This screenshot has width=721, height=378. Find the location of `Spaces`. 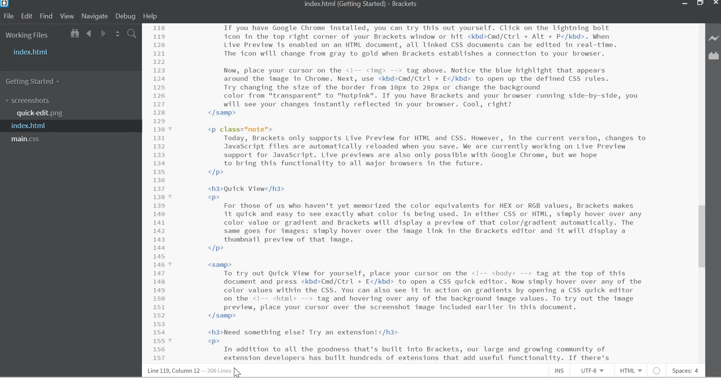

Spaces is located at coordinates (684, 371).